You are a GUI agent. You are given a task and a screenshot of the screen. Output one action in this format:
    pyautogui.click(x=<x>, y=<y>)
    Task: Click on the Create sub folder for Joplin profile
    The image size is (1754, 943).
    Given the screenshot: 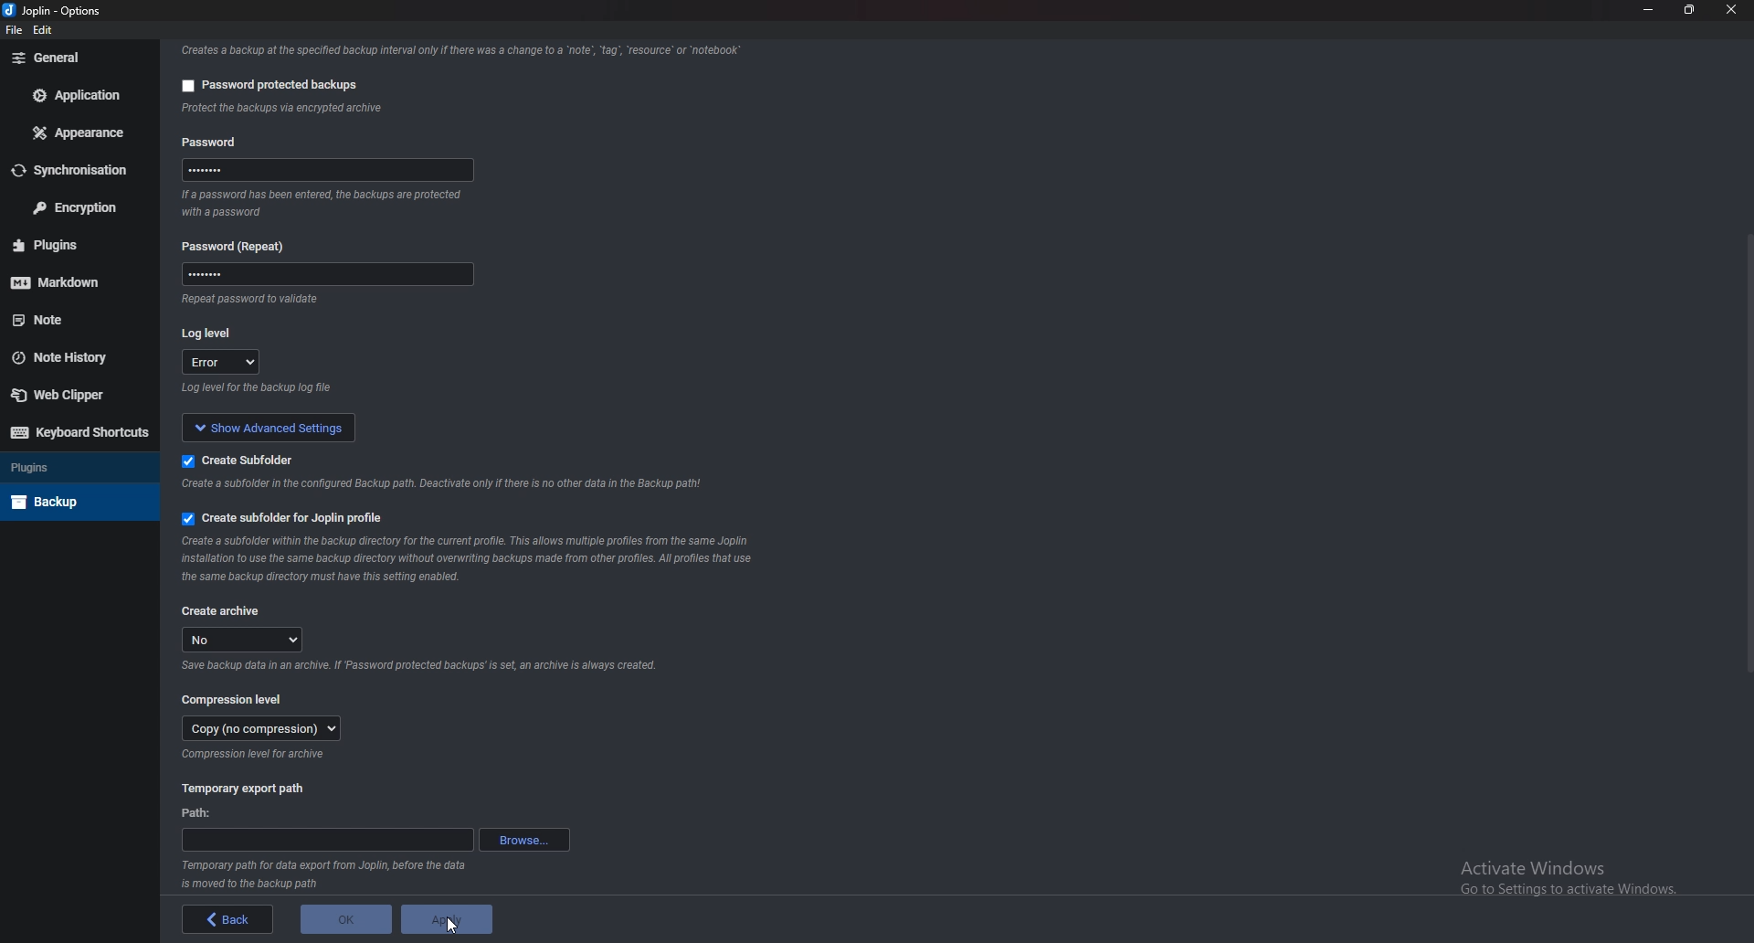 What is the action you would take?
    pyautogui.click(x=281, y=519)
    